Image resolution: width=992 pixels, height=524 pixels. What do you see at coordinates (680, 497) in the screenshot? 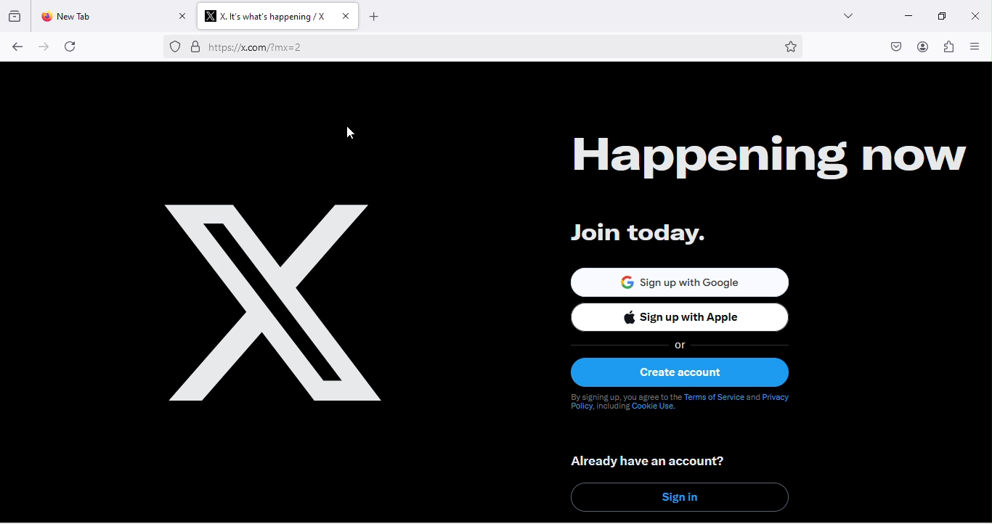
I see `sign in` at bounding box center [680, 497].